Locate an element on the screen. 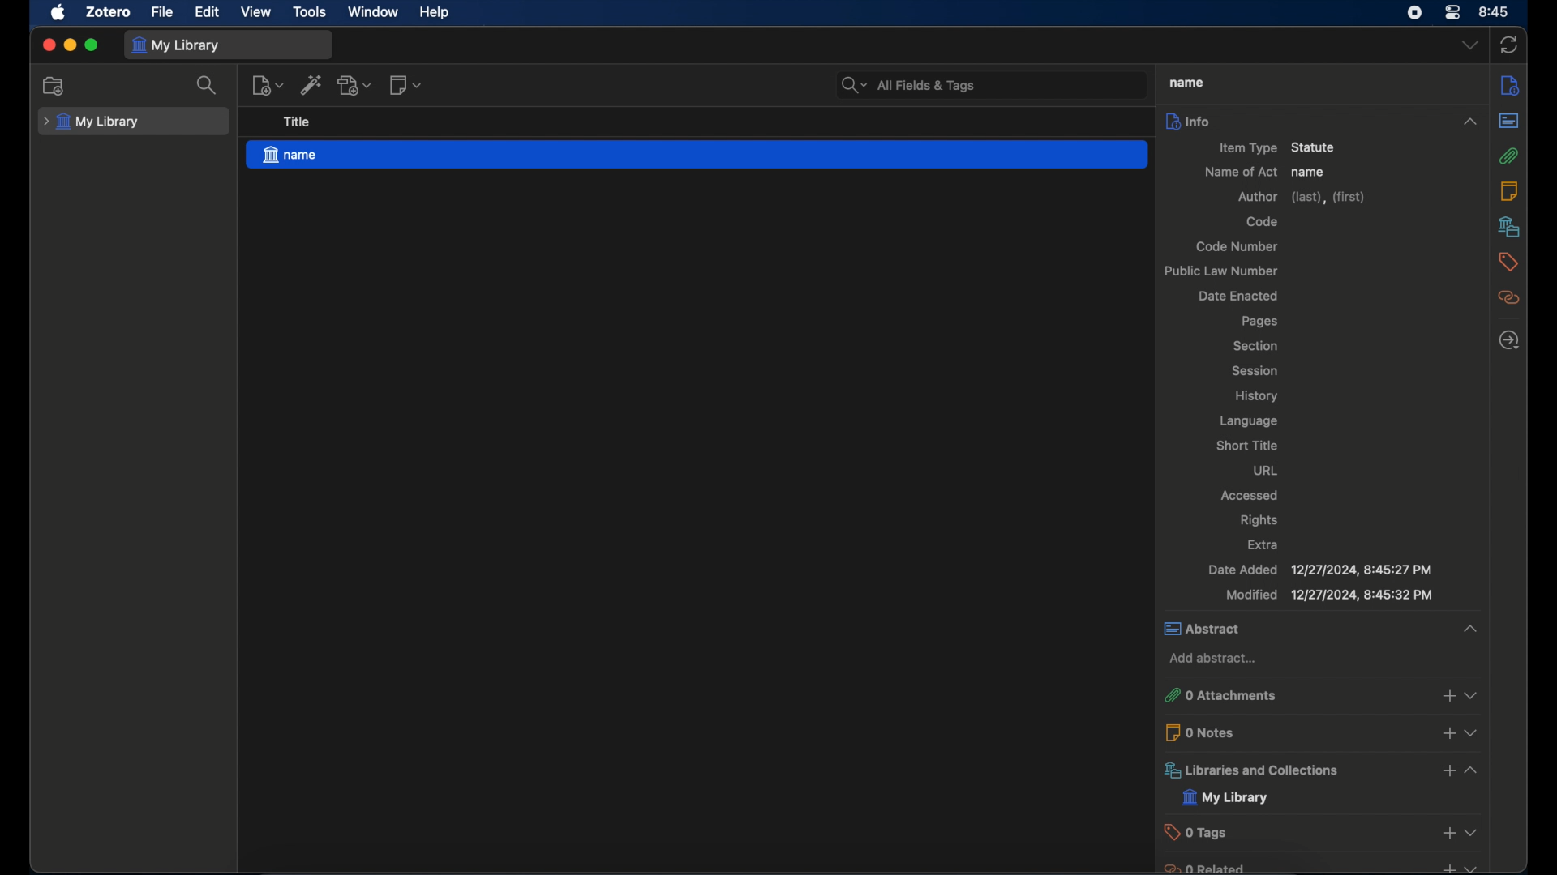  item type is located at coordinates (1280, 147).